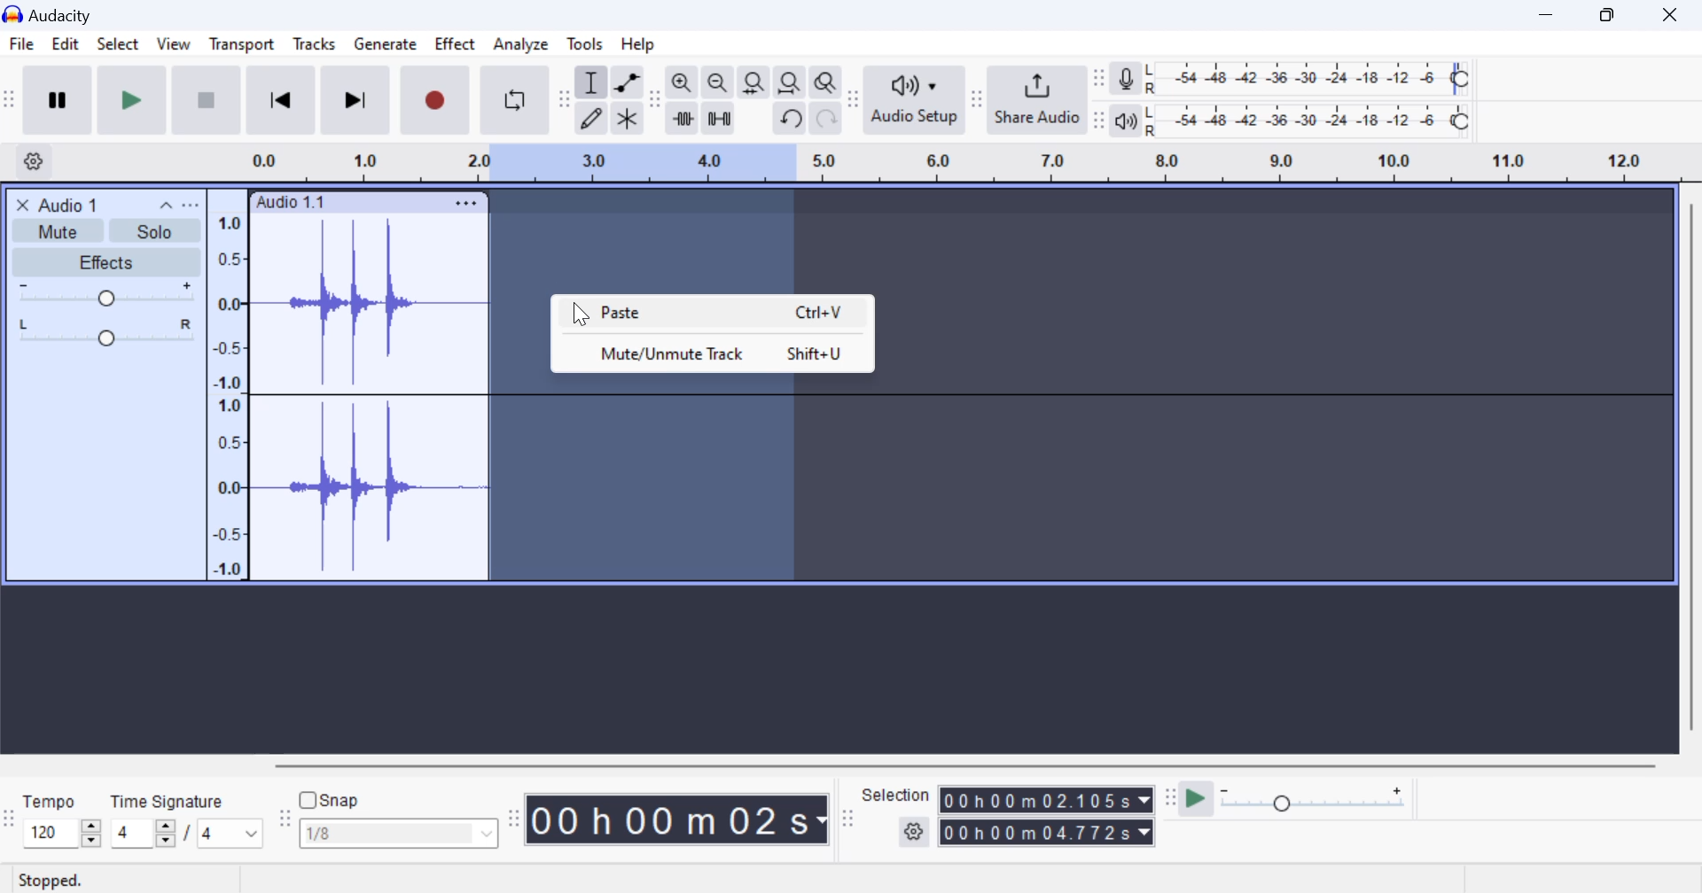  Describe the element at coordinates (20, 44) in the screenshot. I see `File` at that location.